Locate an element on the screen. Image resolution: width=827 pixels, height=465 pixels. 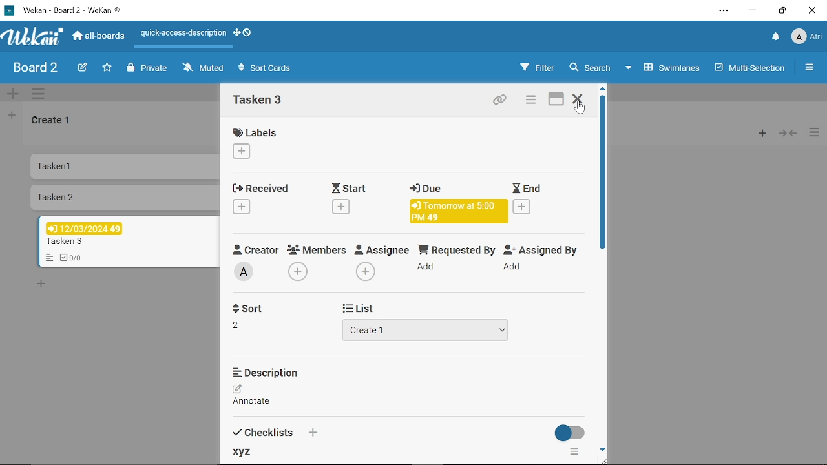
Atri is located at coordinates (806, 37).